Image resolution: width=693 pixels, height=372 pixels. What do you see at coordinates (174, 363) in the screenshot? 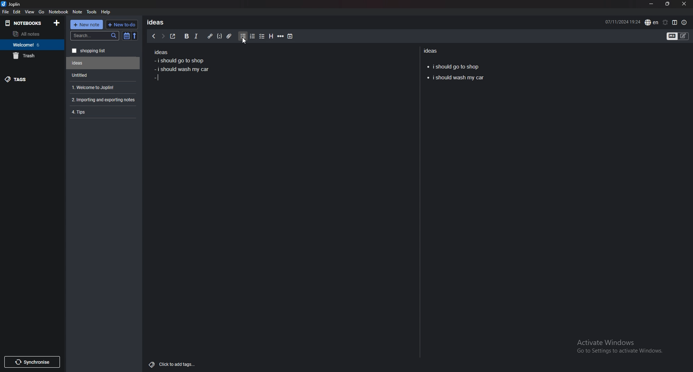
I see `Click to add tags` at bounding box center [174, 363].